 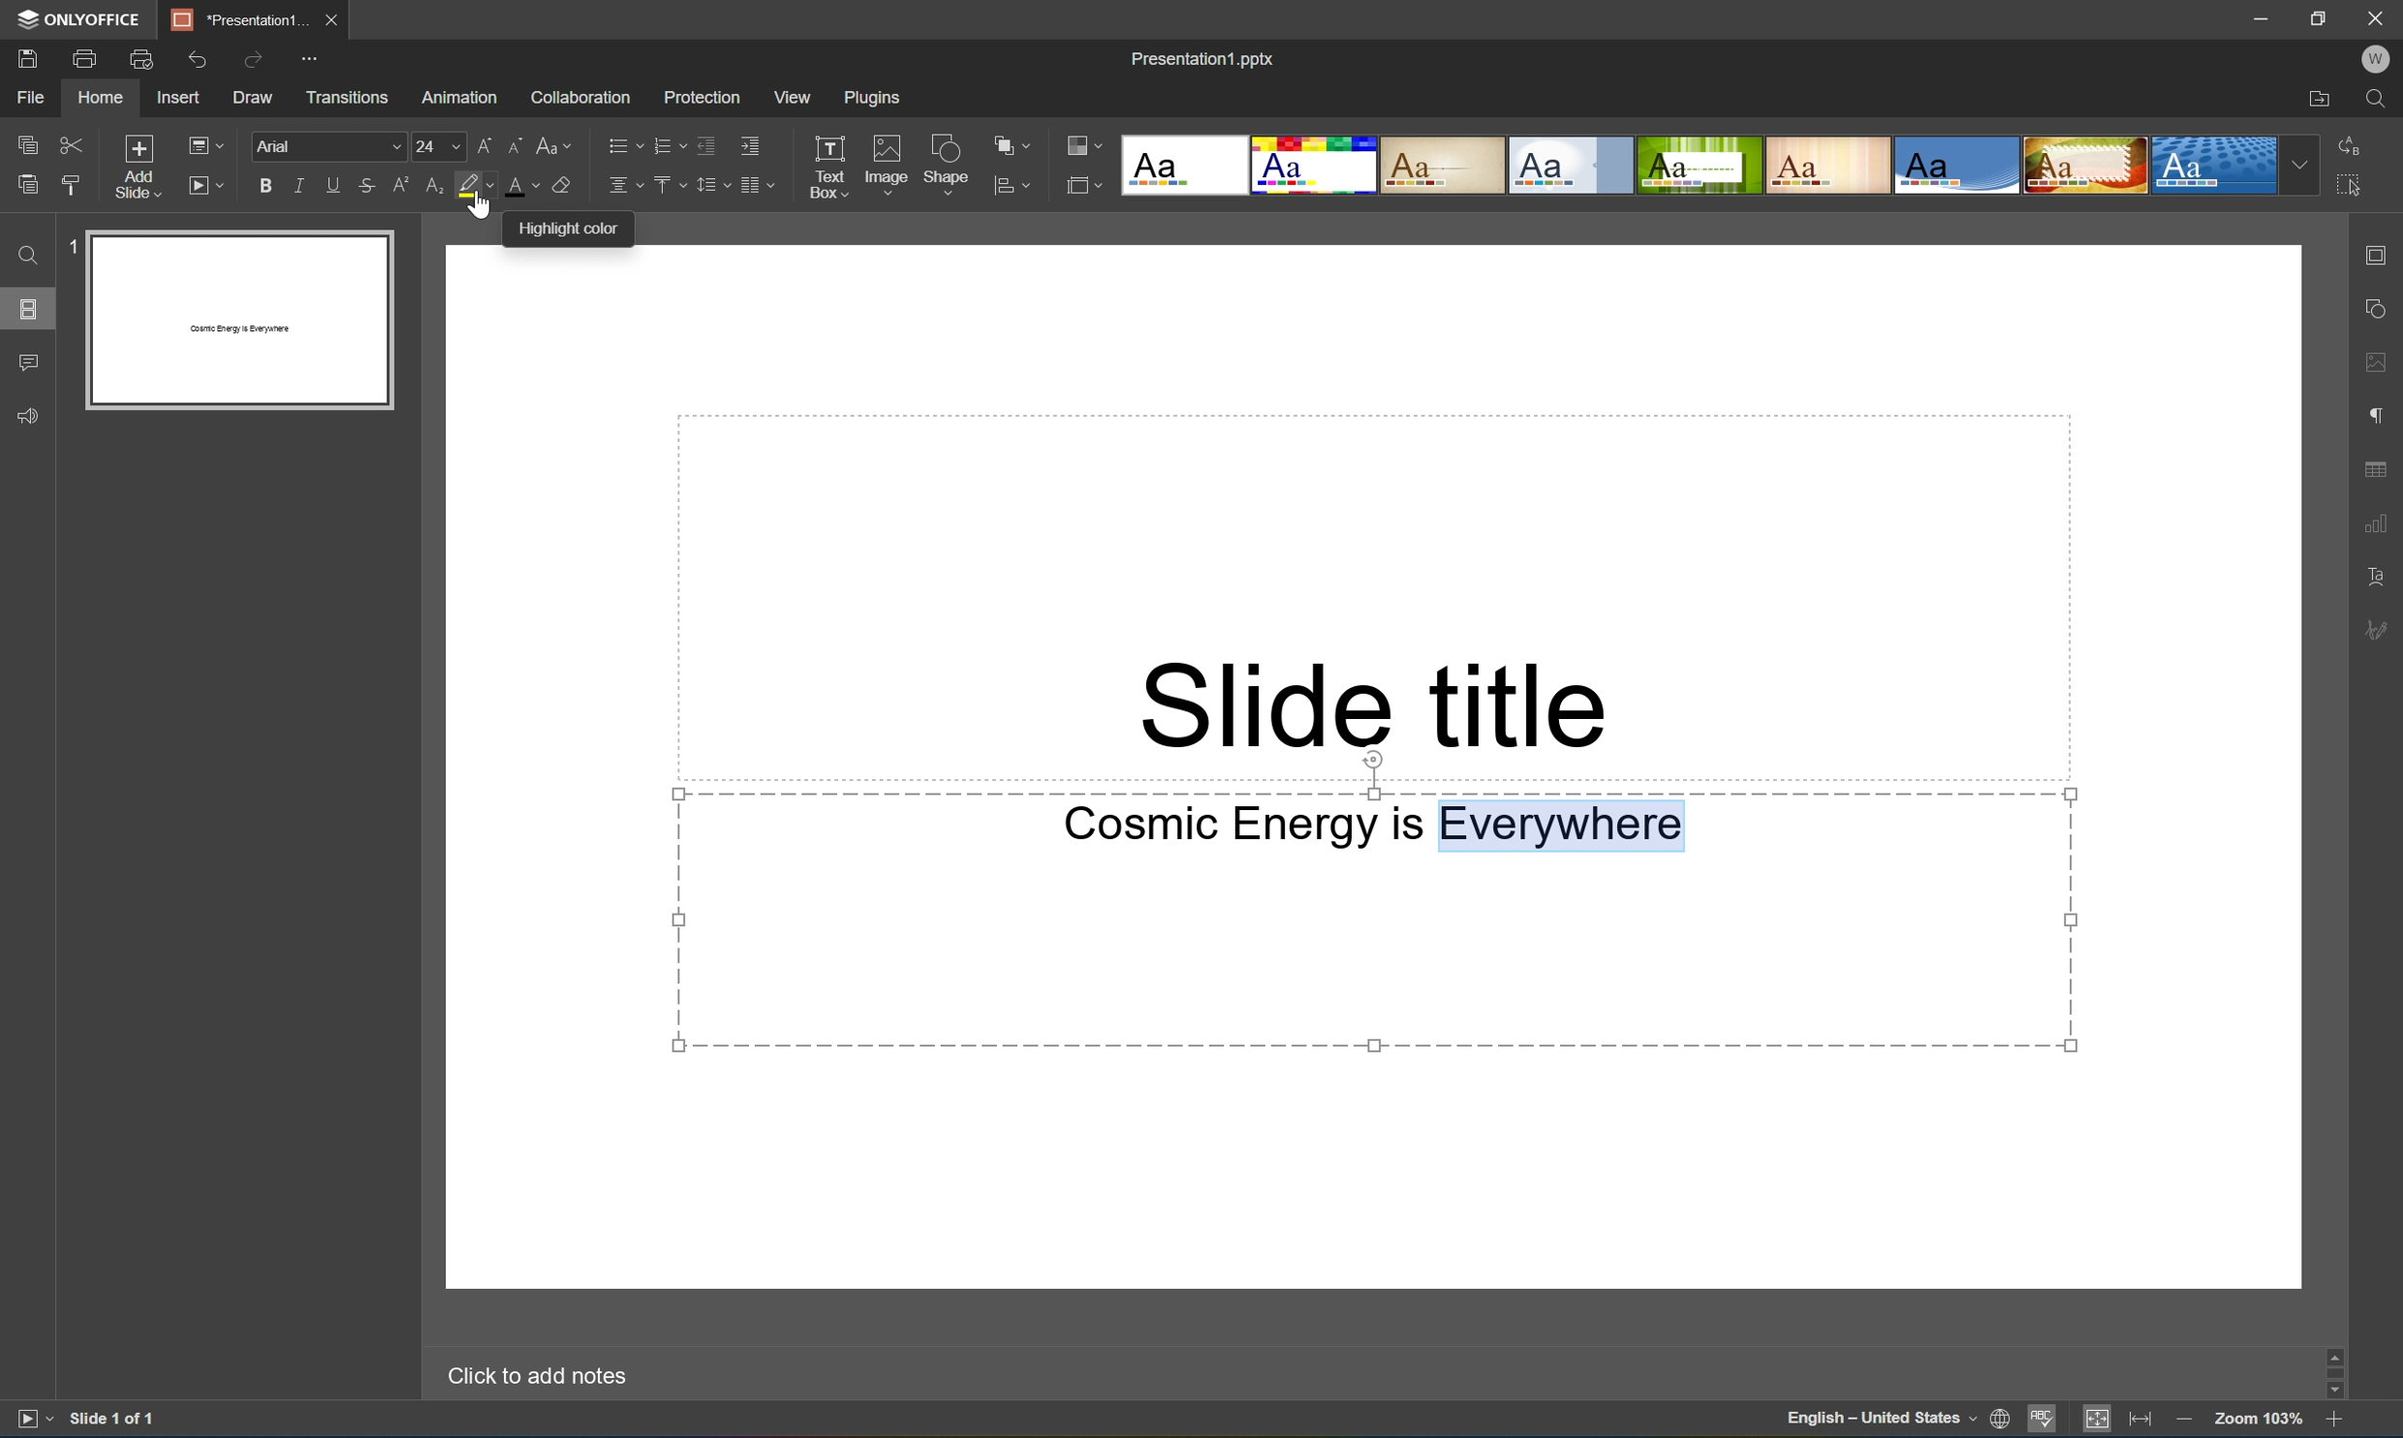 I want to click on Paste style, so click(x=77, y=183).